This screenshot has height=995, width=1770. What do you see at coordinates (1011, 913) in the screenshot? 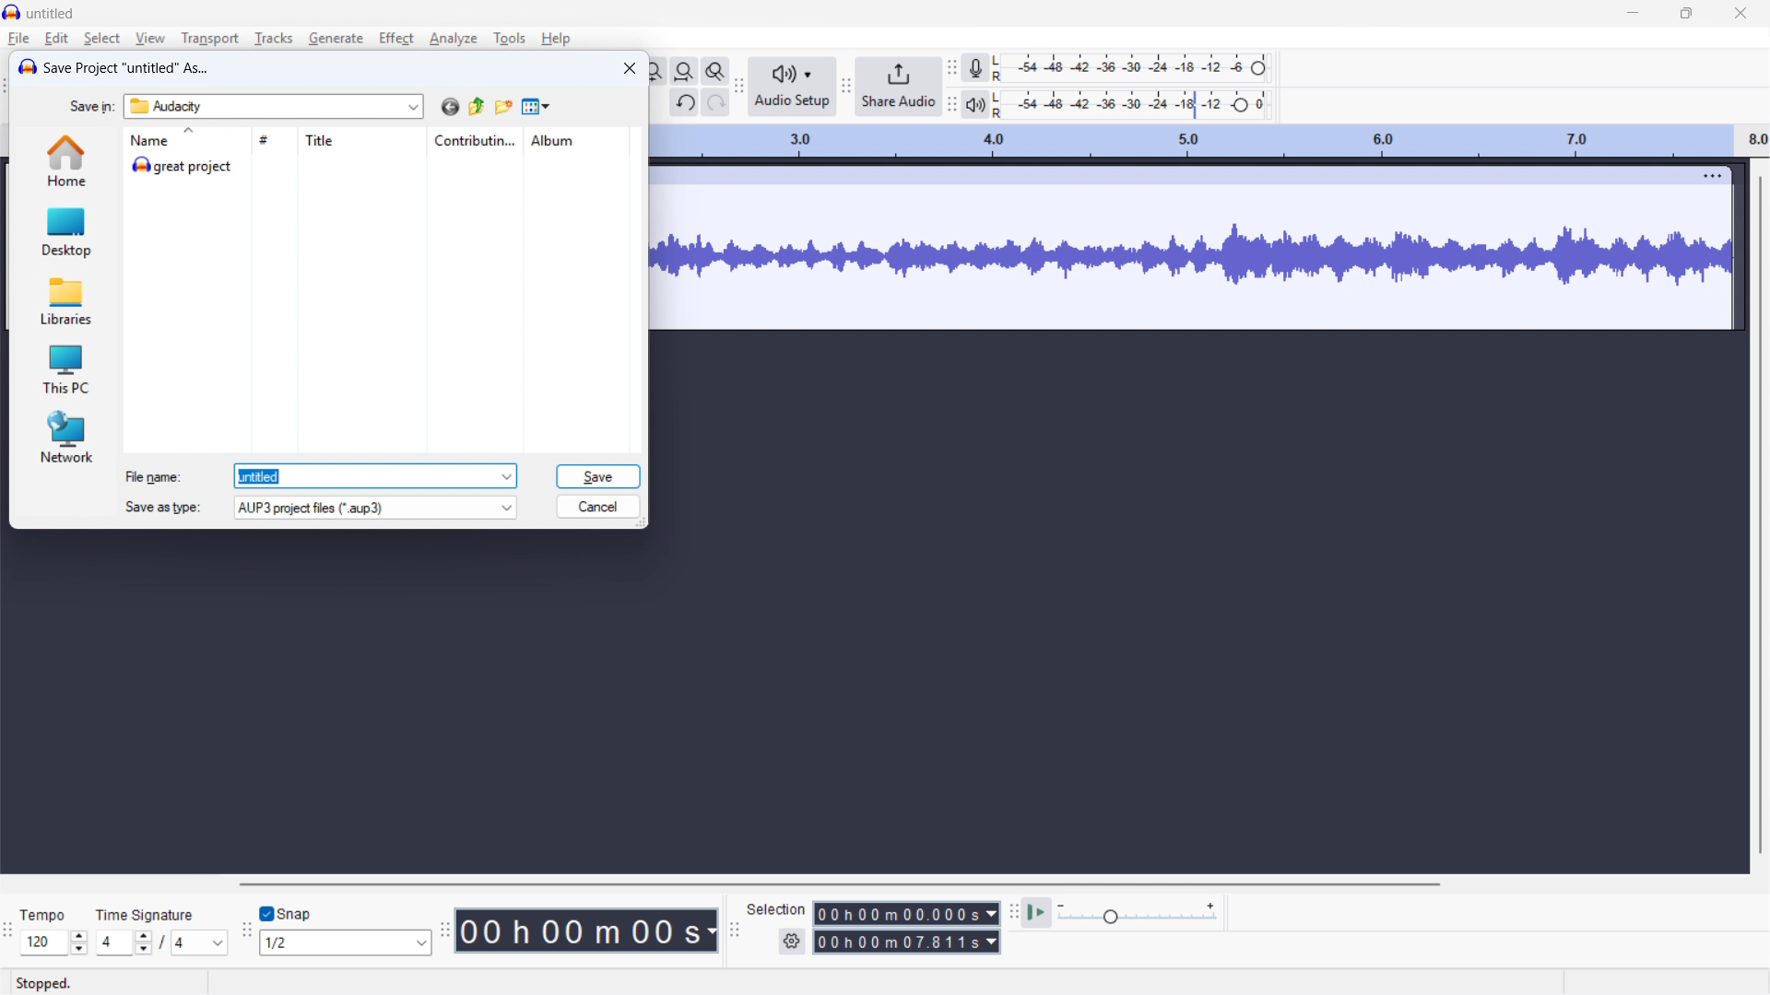
I see `play at speed toolbar` at bounding box center [1011, 913].